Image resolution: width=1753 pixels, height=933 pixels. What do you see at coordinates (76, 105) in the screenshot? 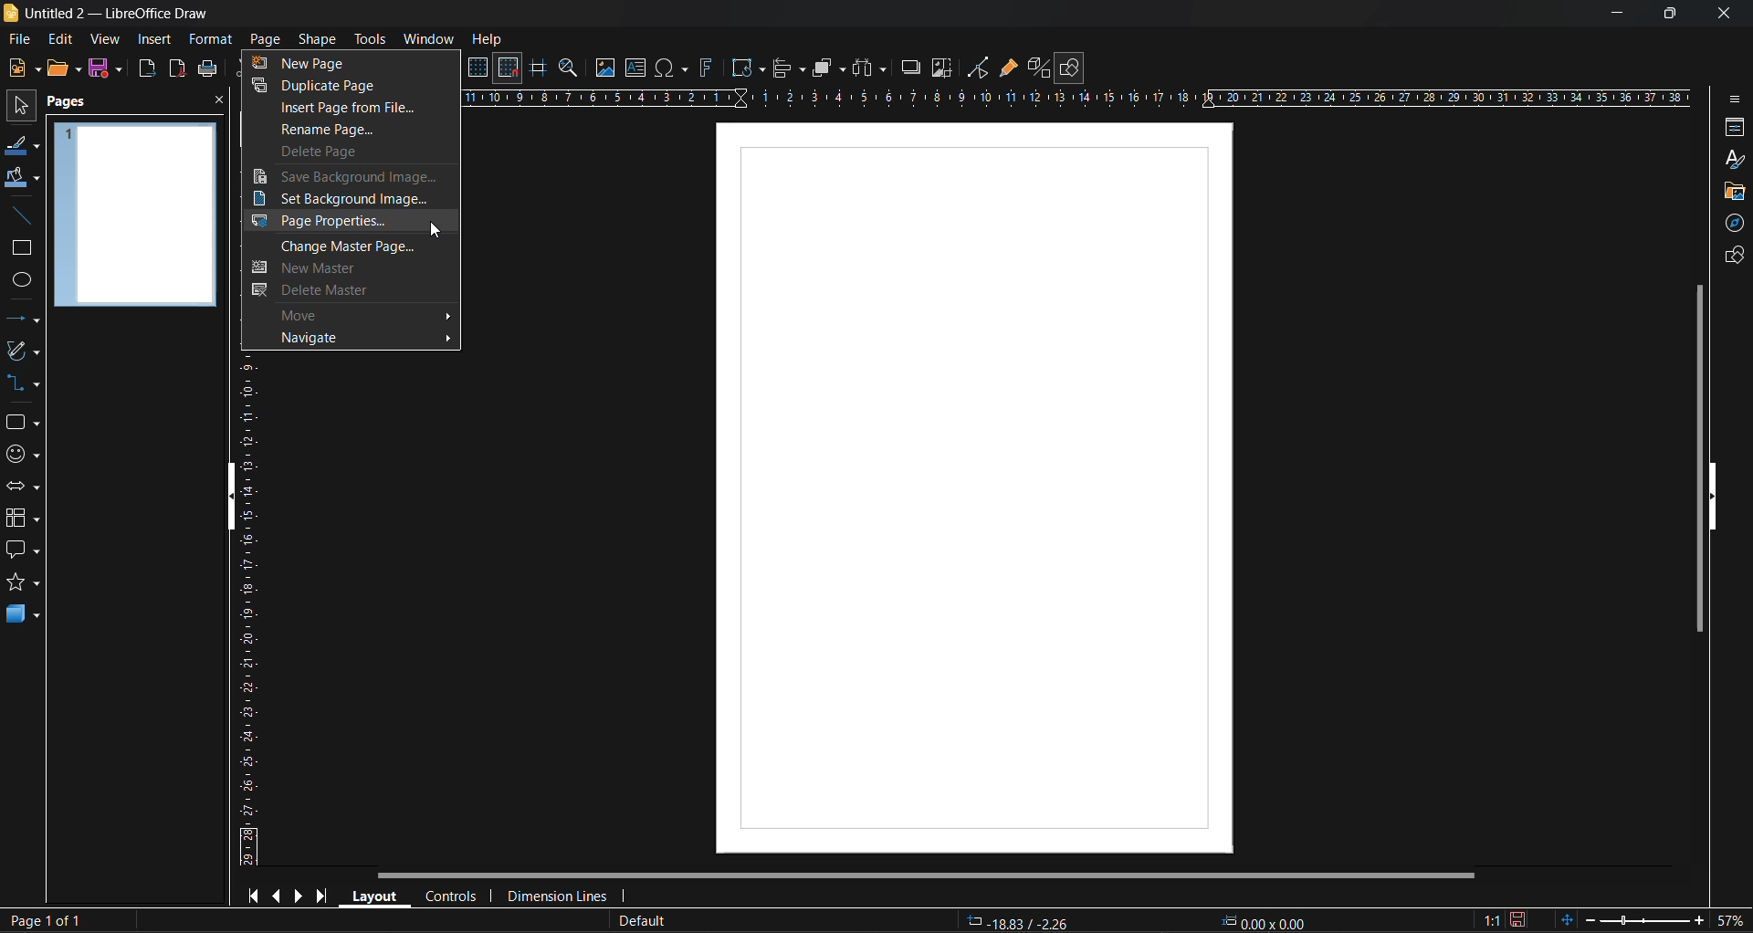
I see `pages` at bounding box center [76, 105].